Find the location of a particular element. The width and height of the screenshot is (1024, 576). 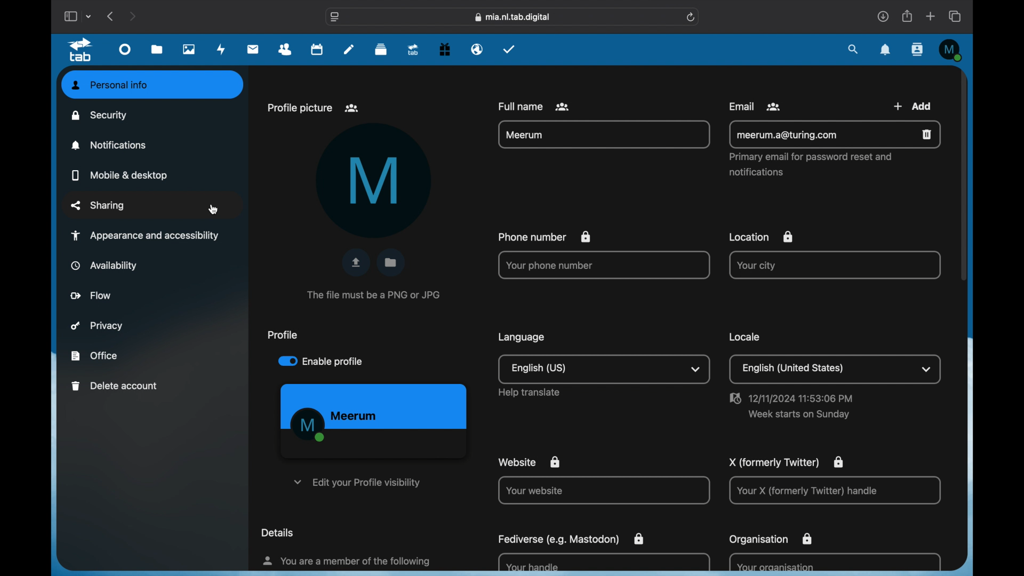

mobile and desktop is located at coordinates (119, 176).